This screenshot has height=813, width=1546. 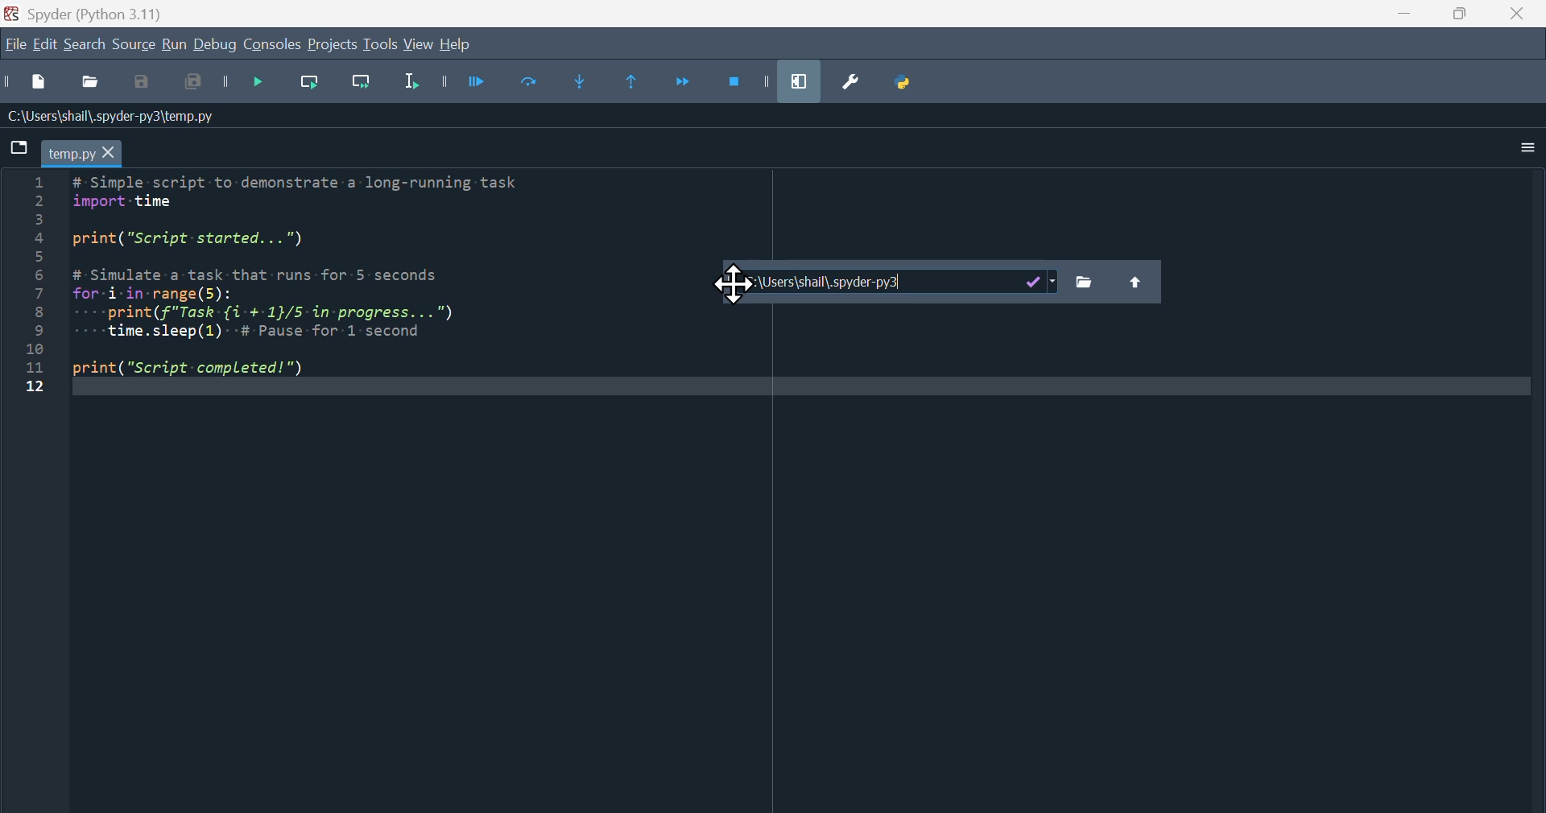 What do you see at coordinates (1516, 151) in the screenshot?
I see `More options` at bounding box center [1516, 151].